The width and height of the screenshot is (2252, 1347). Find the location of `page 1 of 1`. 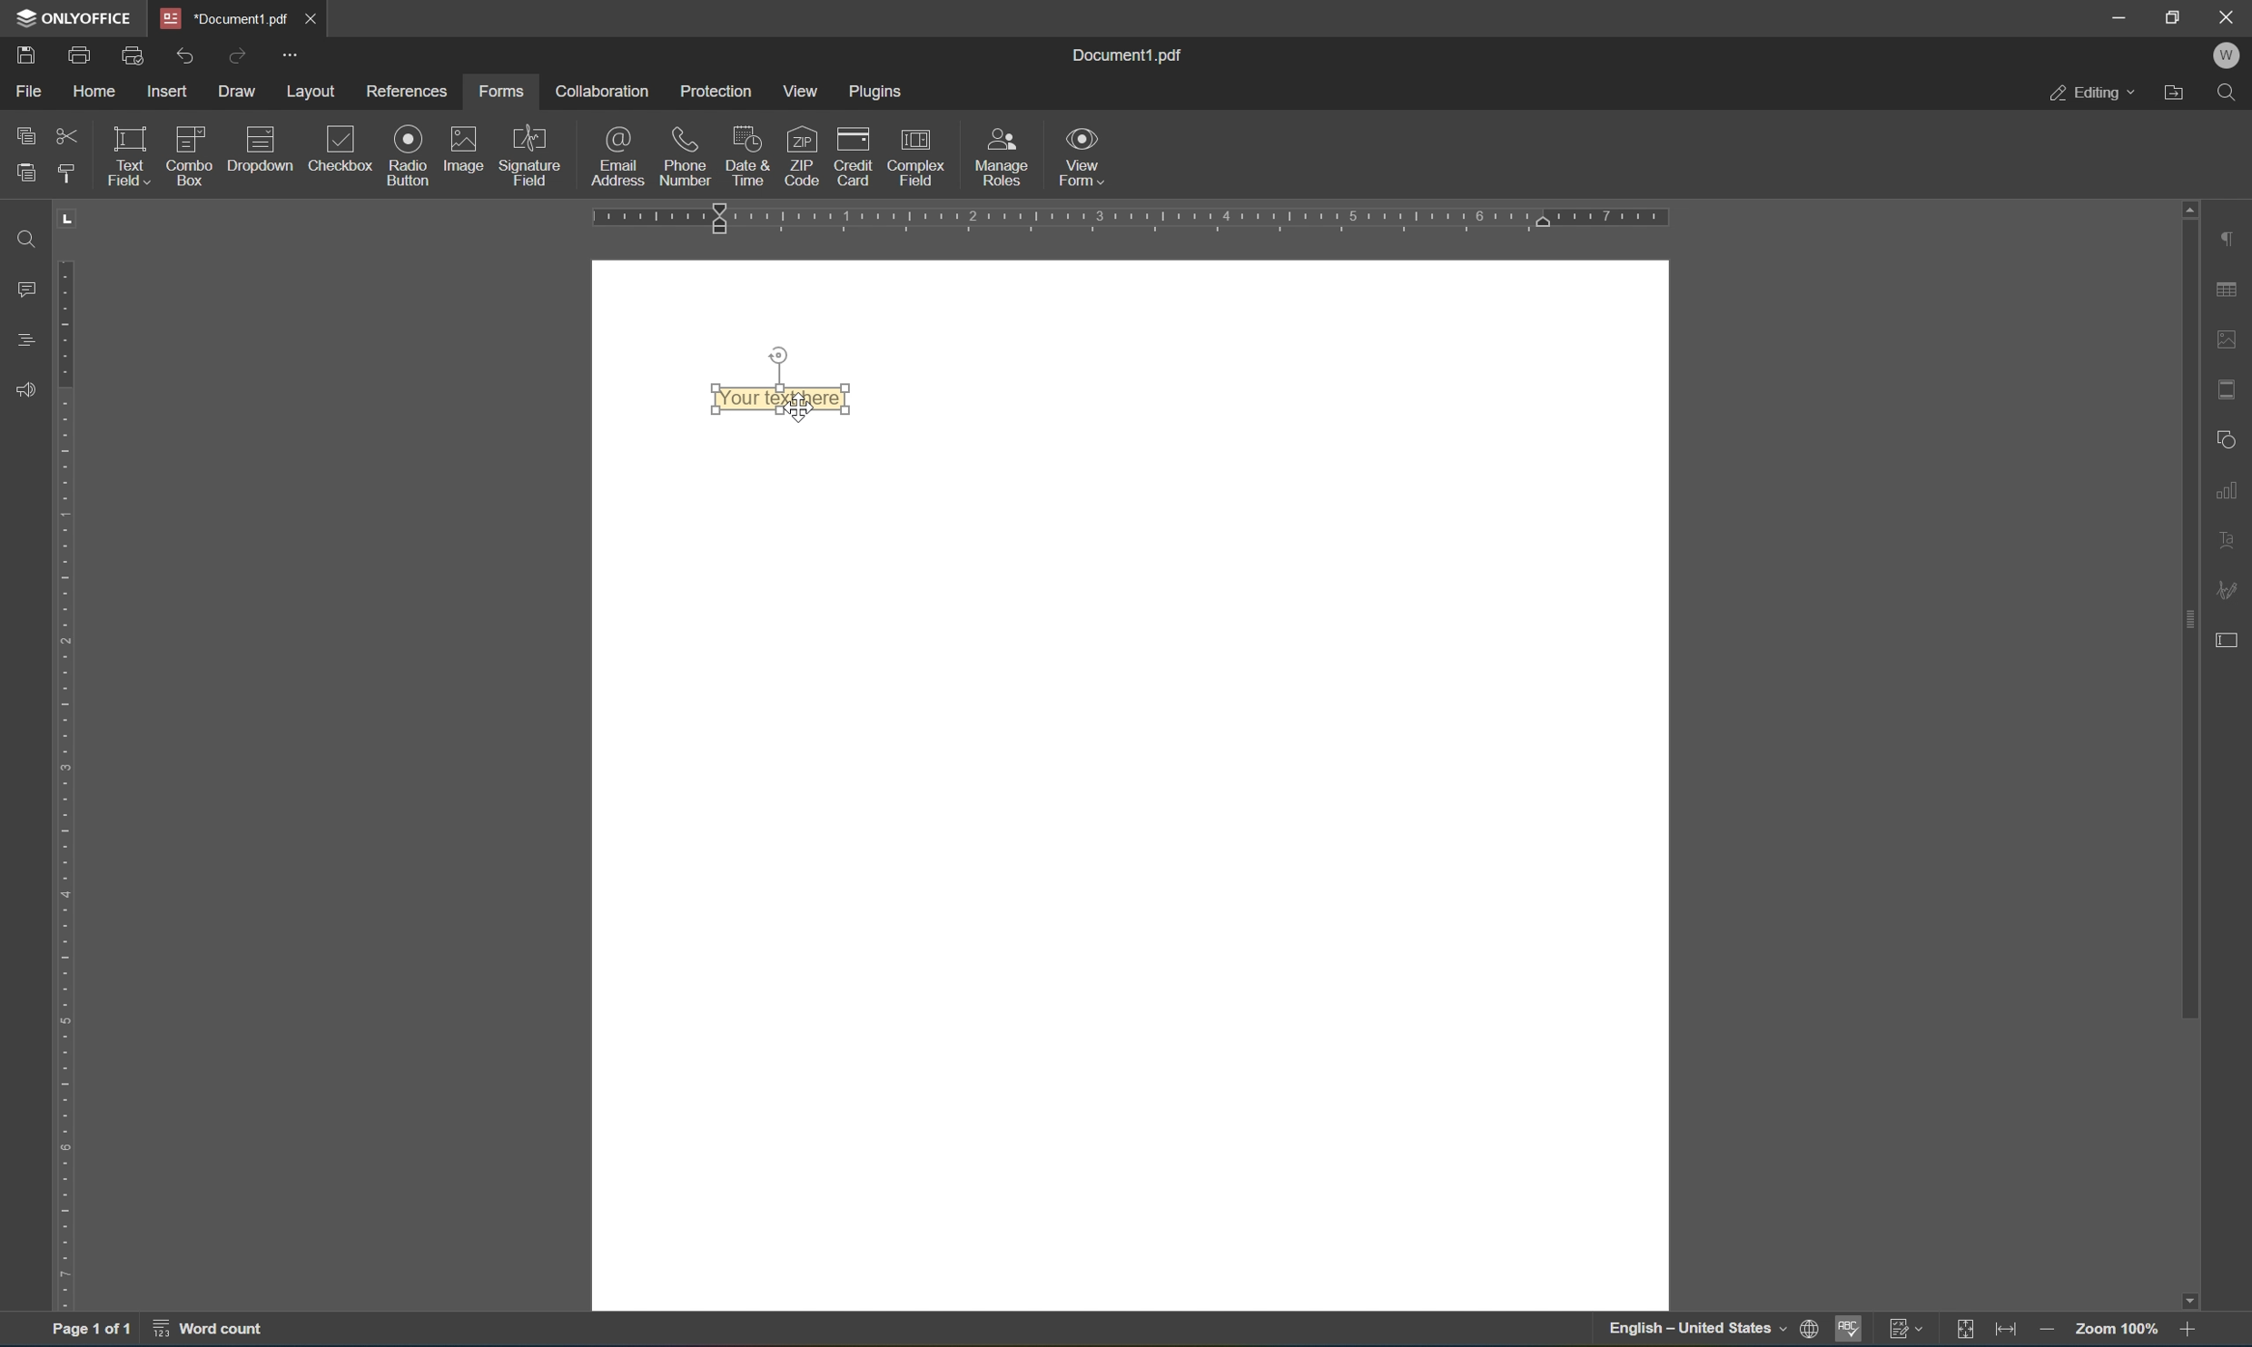

page 1 of 1 is located at coordinates (92, 1332).